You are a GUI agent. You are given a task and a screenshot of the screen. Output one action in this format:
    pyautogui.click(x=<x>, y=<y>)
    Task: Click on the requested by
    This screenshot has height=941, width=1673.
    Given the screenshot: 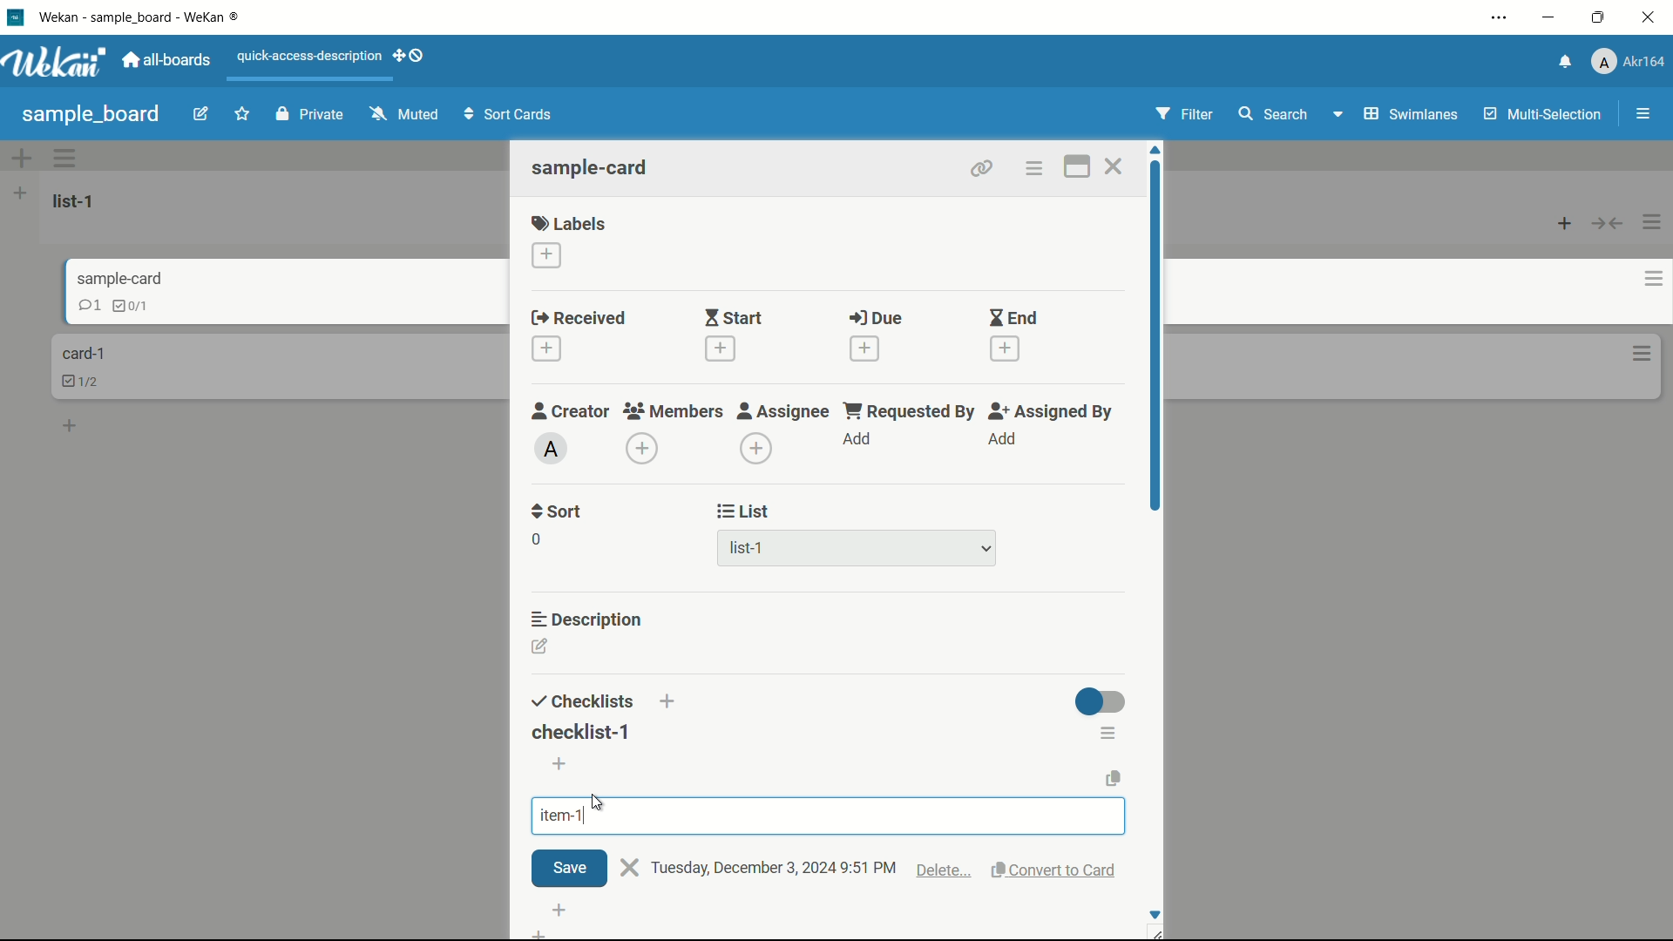 What is the action you would take?
    pyautogui.click(x=911, y=411)
    